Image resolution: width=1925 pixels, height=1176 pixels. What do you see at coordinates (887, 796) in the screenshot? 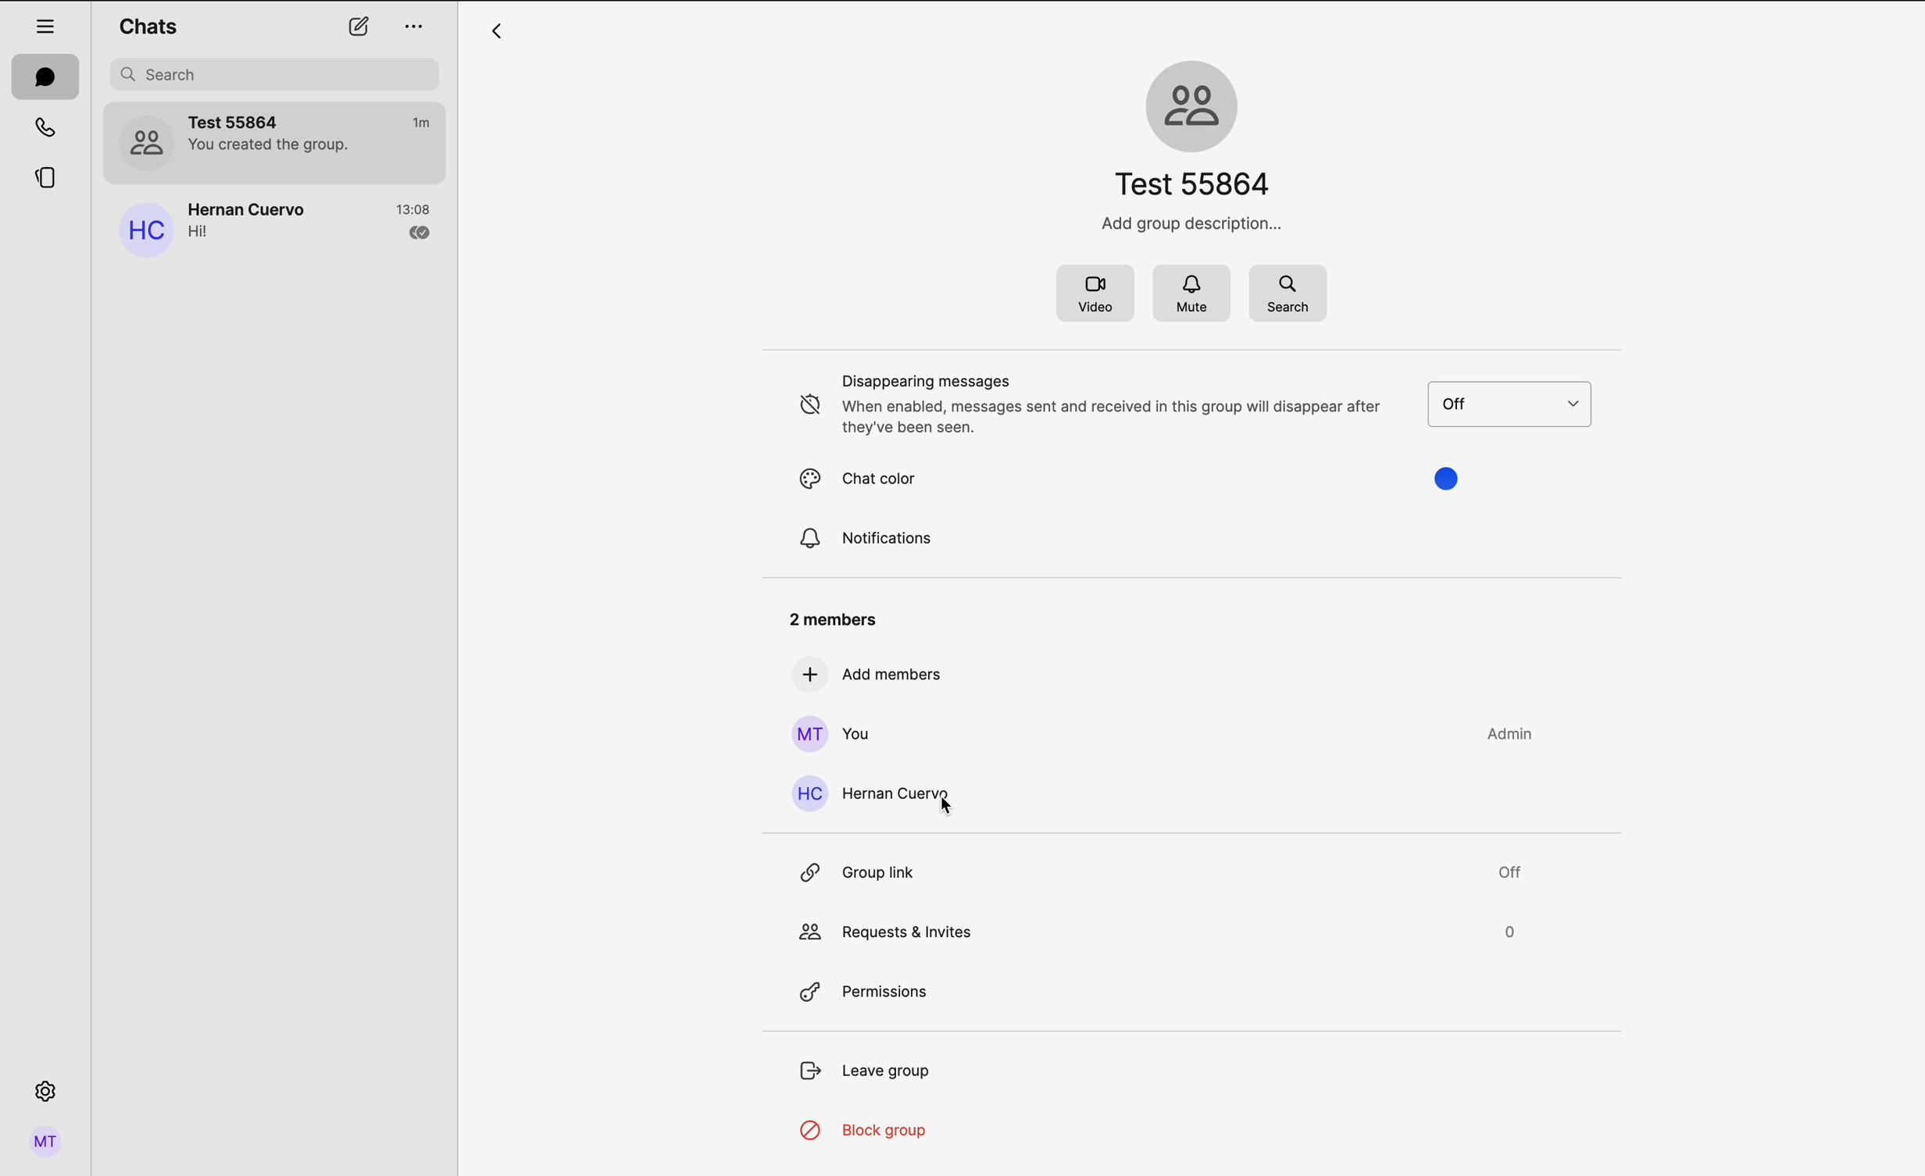
I see `click on Hernan Cuervo contact` at bounding box center [887, 796].